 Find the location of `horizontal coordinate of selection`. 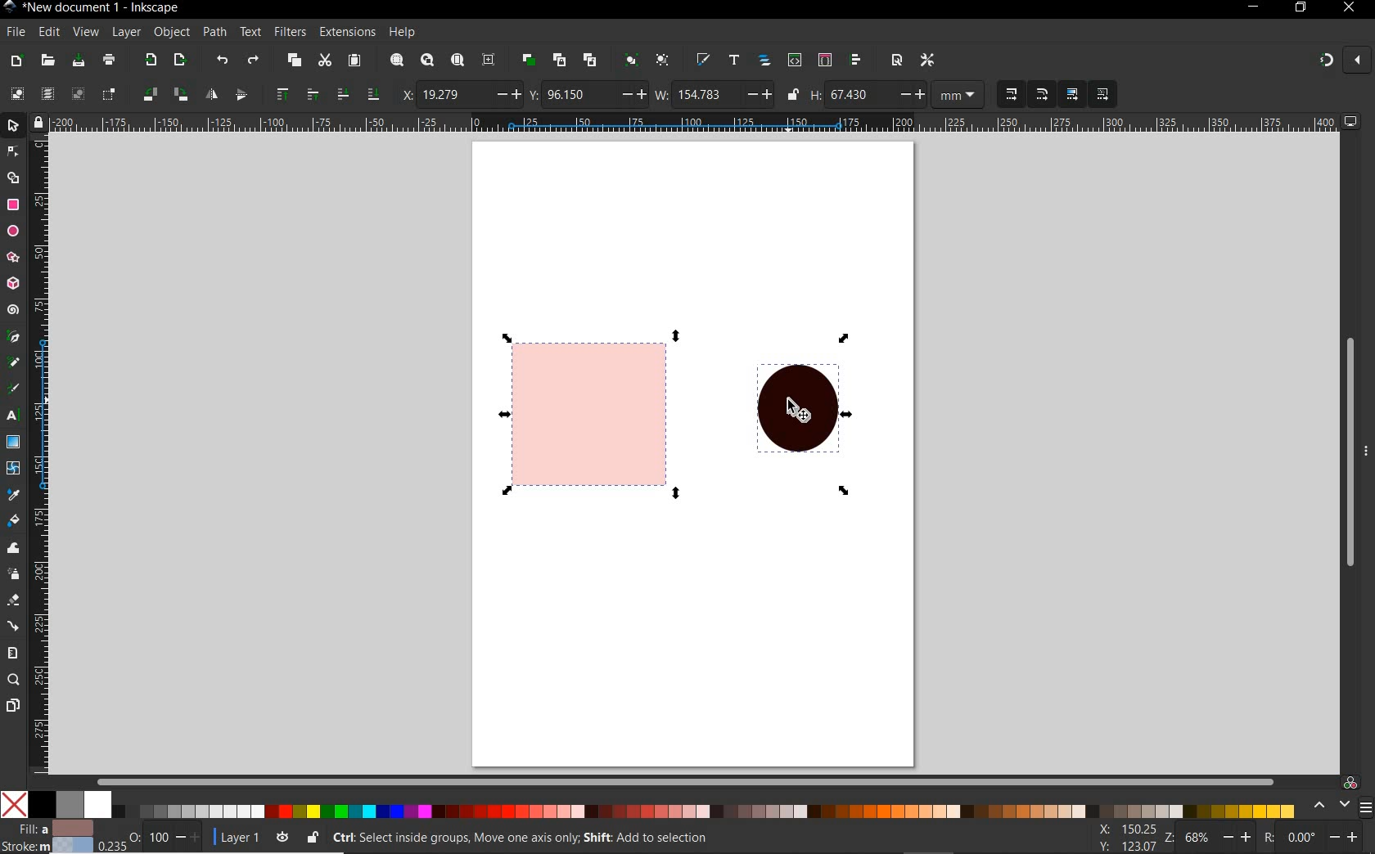

horizontal coordinate of selection is located at coordinates (461, 95).